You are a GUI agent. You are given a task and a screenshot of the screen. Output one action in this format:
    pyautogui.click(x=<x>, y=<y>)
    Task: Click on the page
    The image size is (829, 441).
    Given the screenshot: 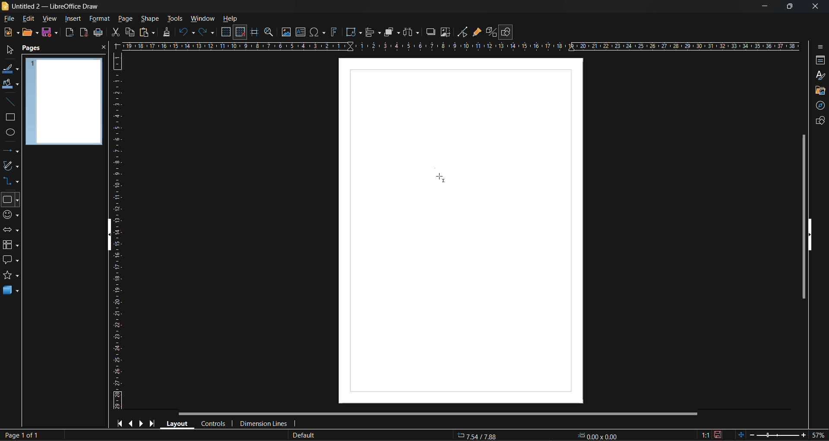 What is the action you would take?
    pyautogui.click(x=126, y=18)
    